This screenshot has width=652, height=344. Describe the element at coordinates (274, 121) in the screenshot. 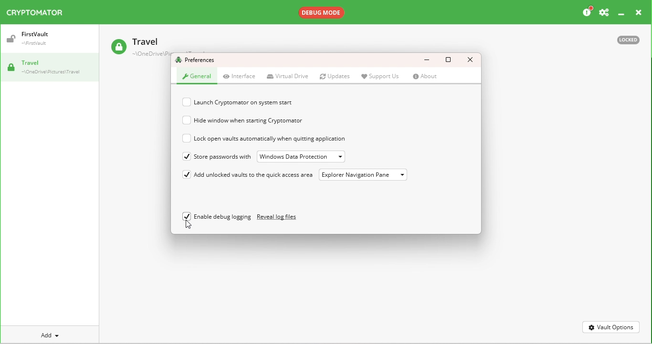

I see `Hide window when starting Cryptomator` at that location.